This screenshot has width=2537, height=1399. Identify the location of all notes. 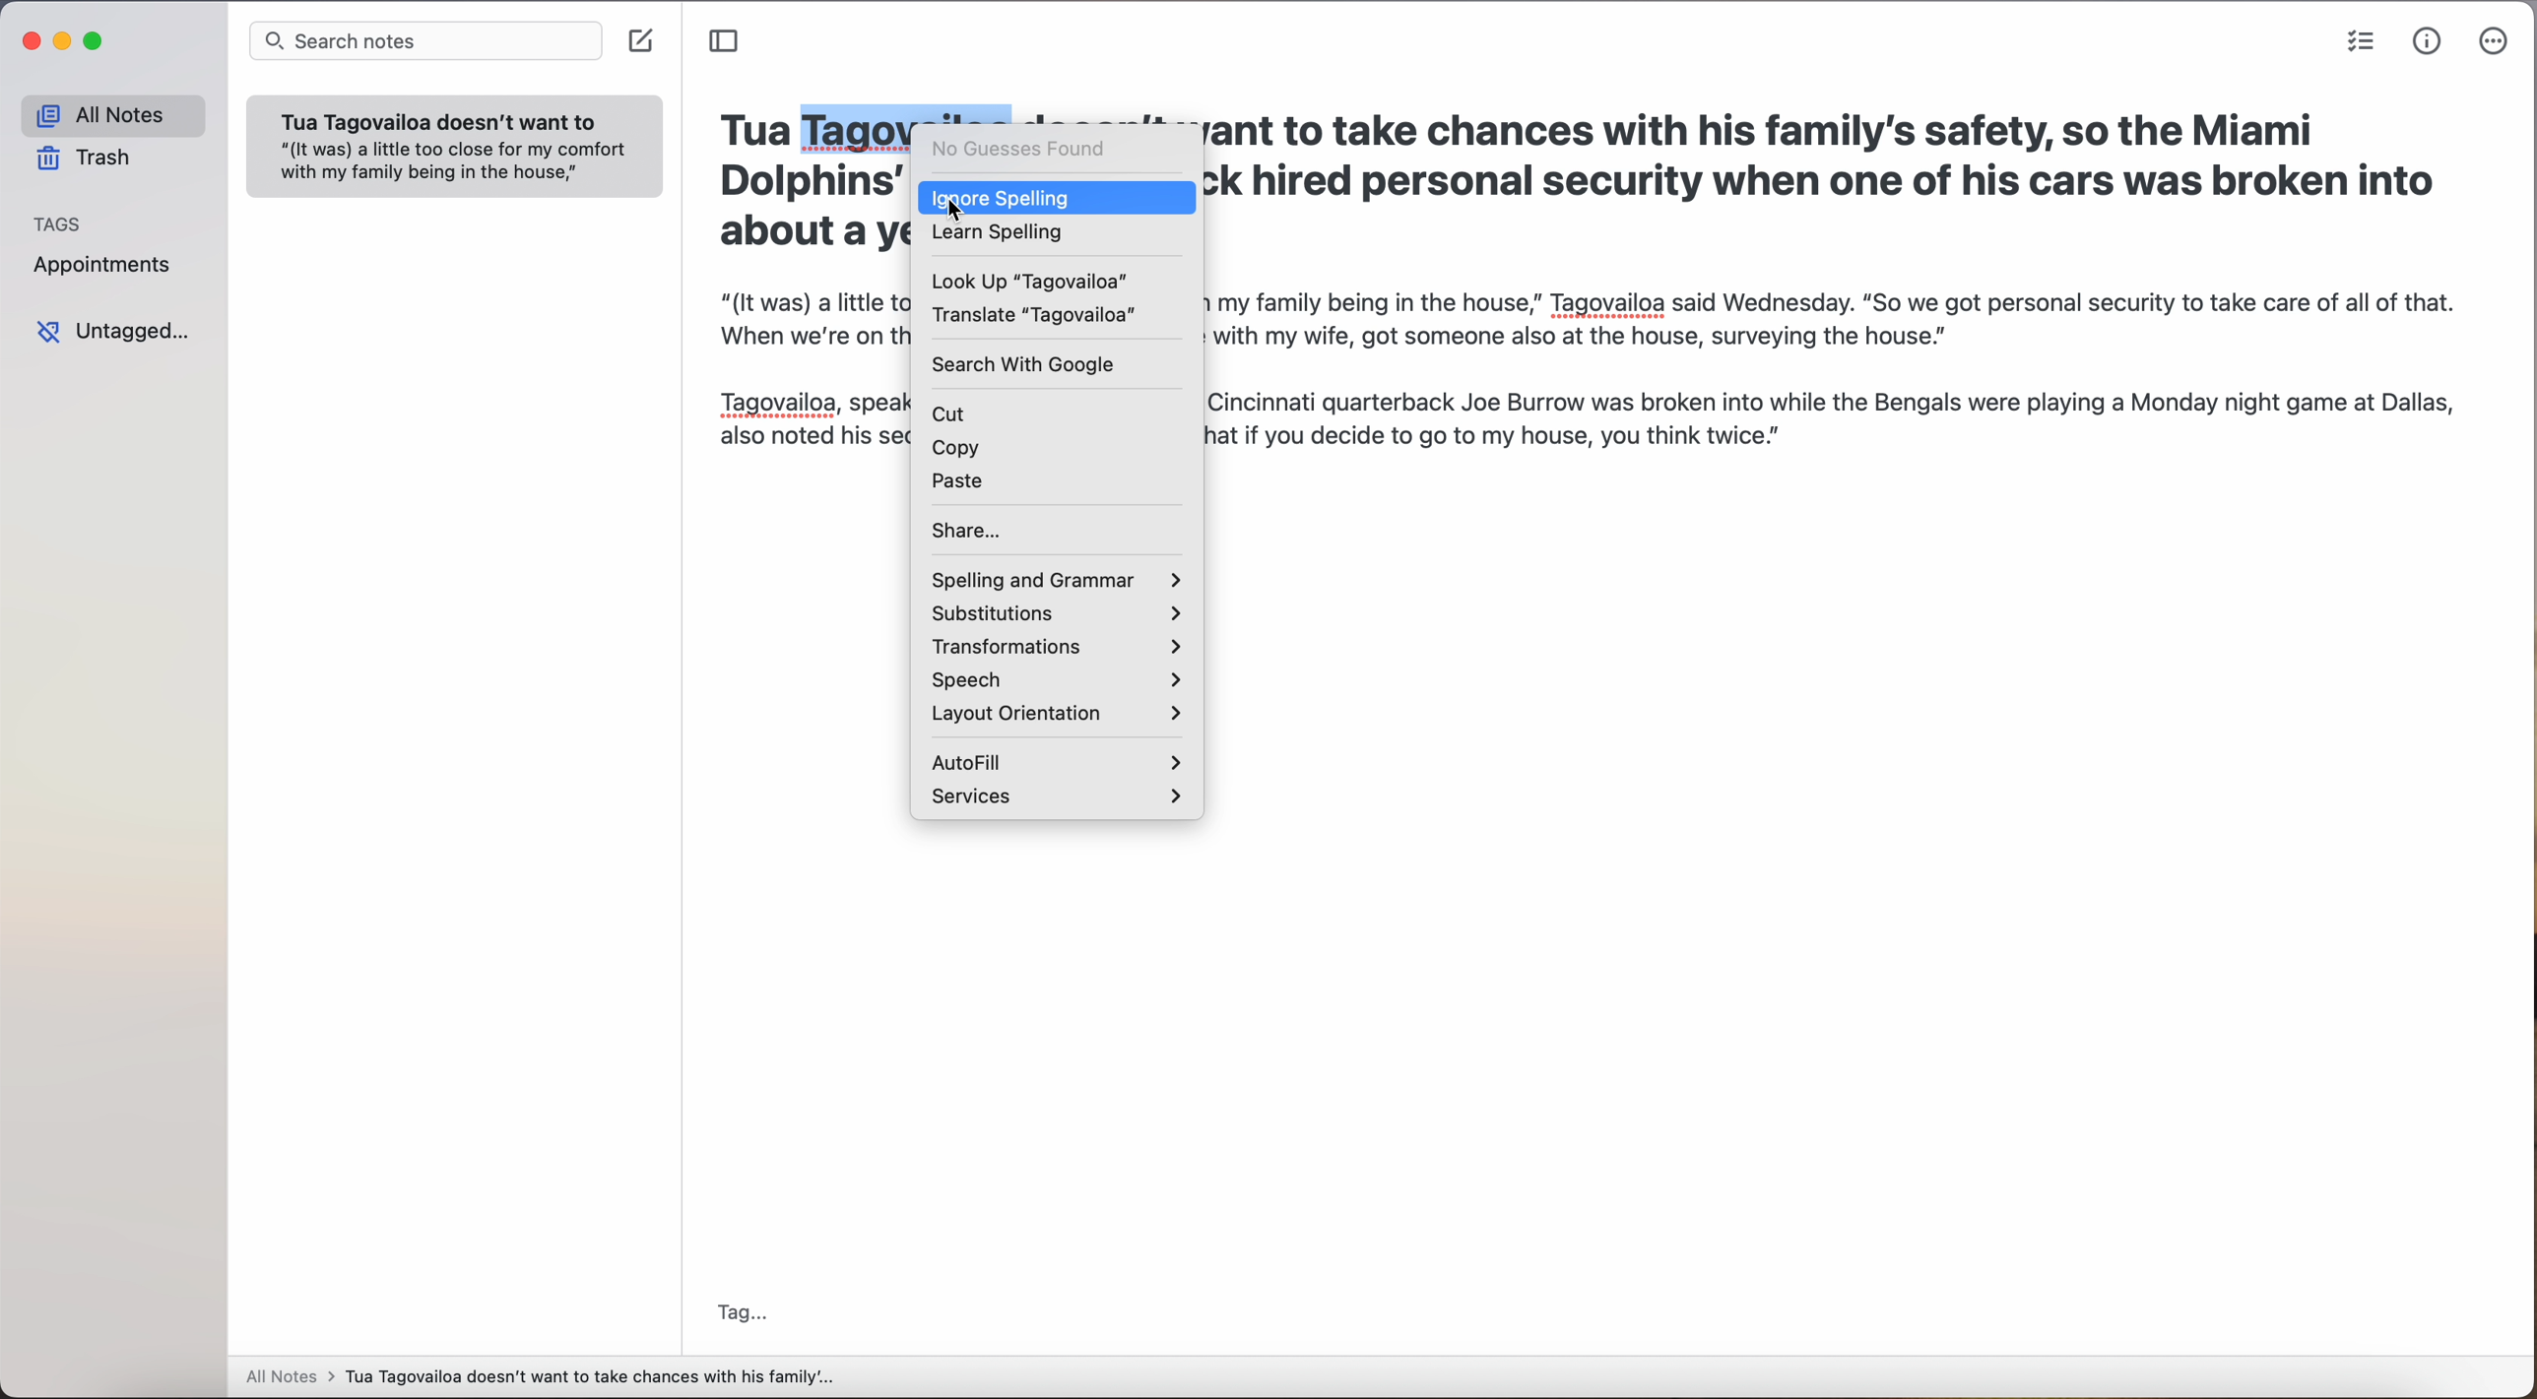
(111, 113).